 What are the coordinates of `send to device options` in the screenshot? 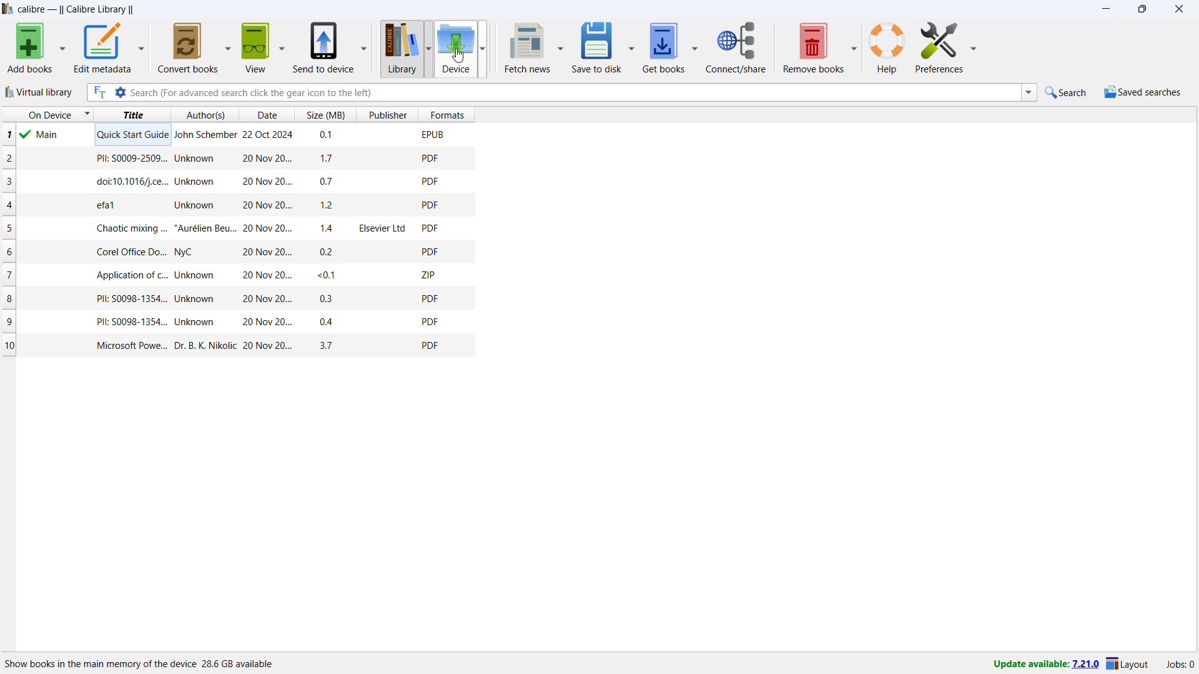 It's located at (363, 47).